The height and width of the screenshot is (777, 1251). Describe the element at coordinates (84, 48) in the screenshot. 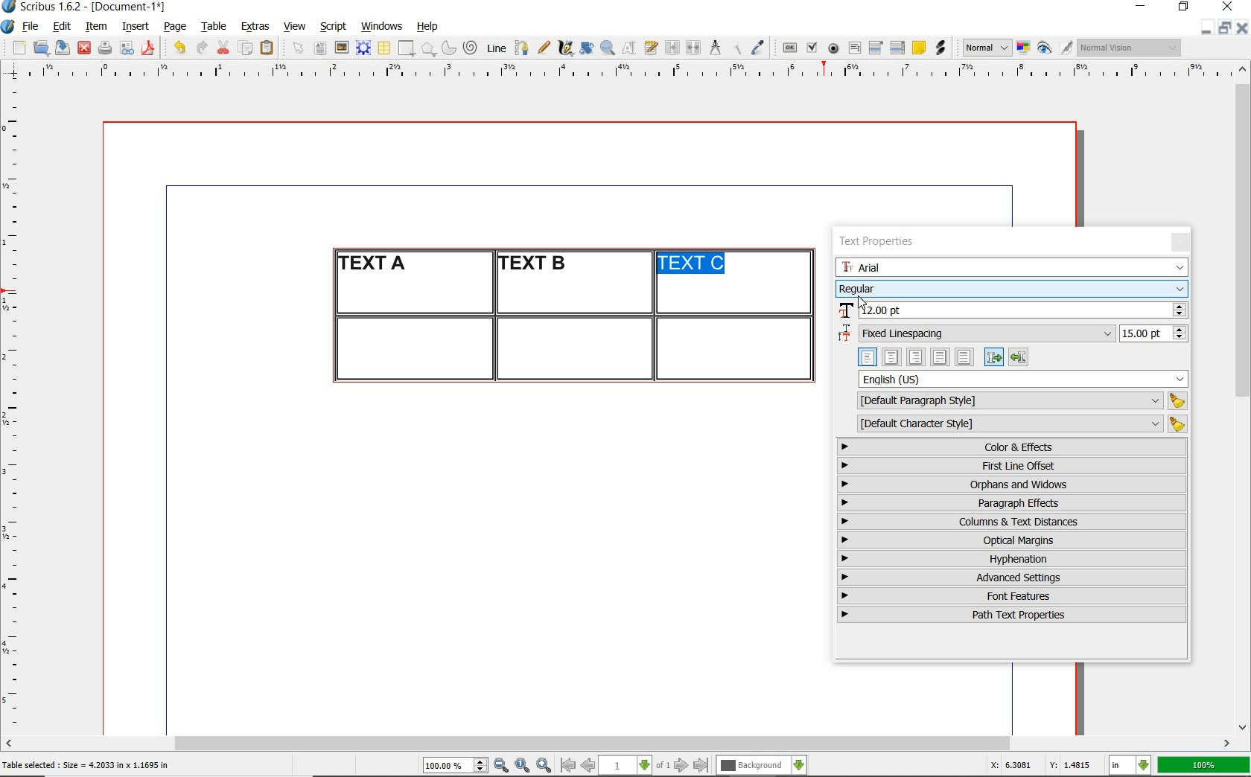

I see `close` at that location.